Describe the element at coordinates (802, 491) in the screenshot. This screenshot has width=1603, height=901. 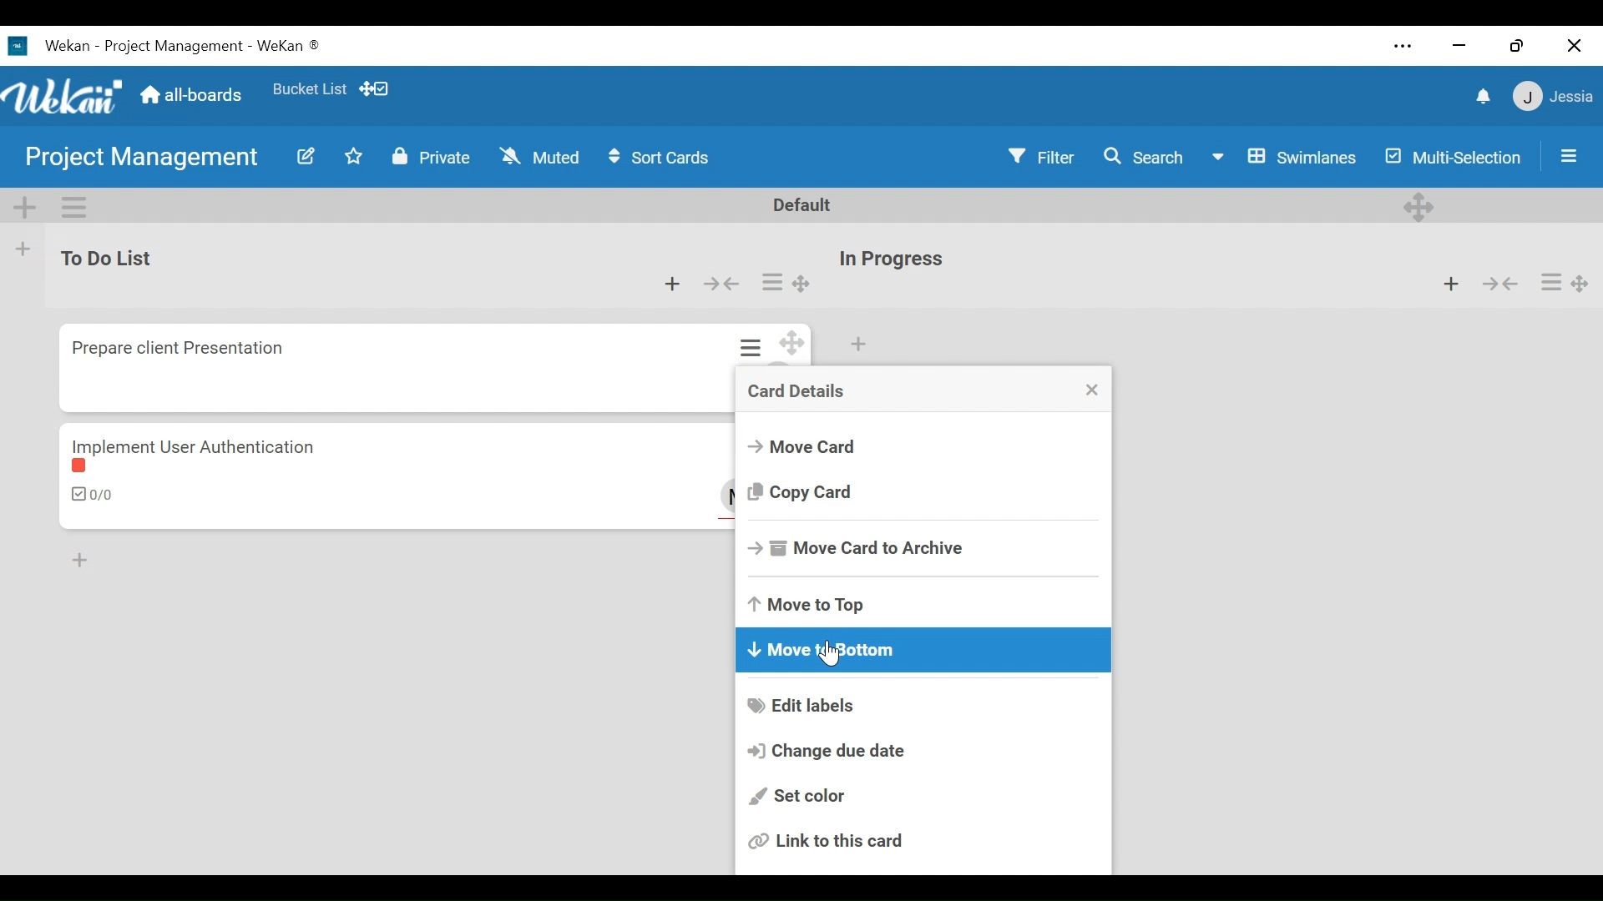
I see `Copy Crad` at that location.